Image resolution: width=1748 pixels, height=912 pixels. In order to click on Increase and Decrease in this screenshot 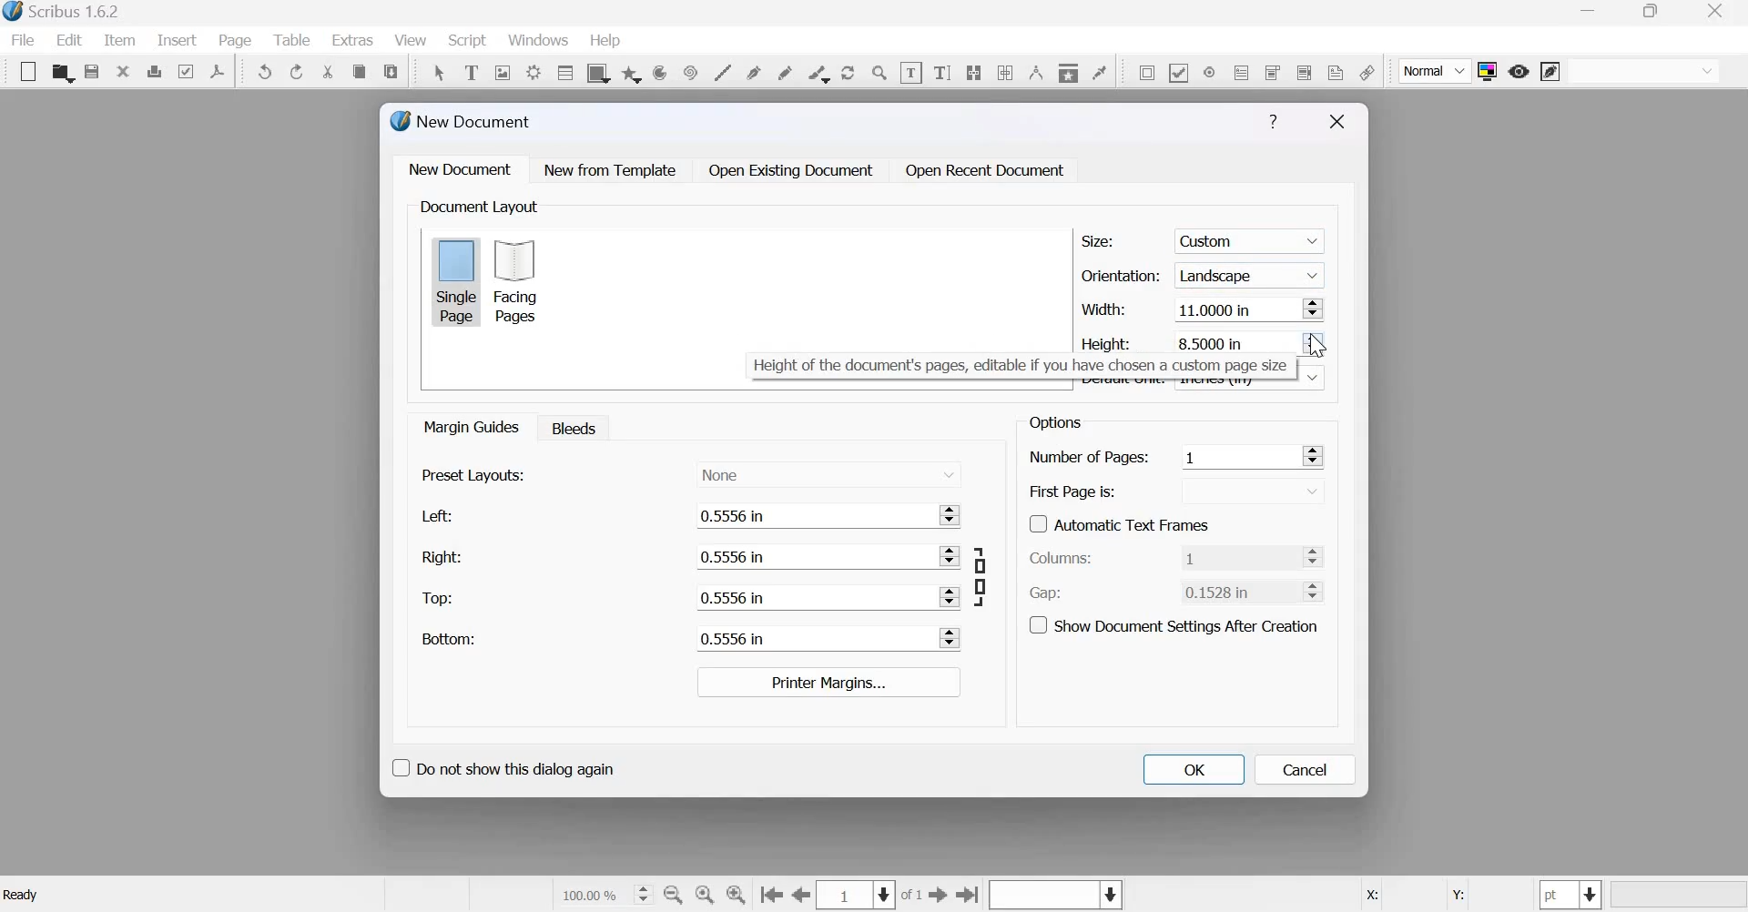, I will do `click(1317, 556)`.